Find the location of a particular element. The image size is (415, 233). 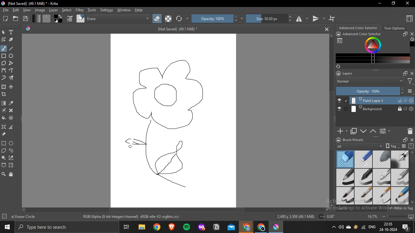

line tool is located at coordinates (13, 49).